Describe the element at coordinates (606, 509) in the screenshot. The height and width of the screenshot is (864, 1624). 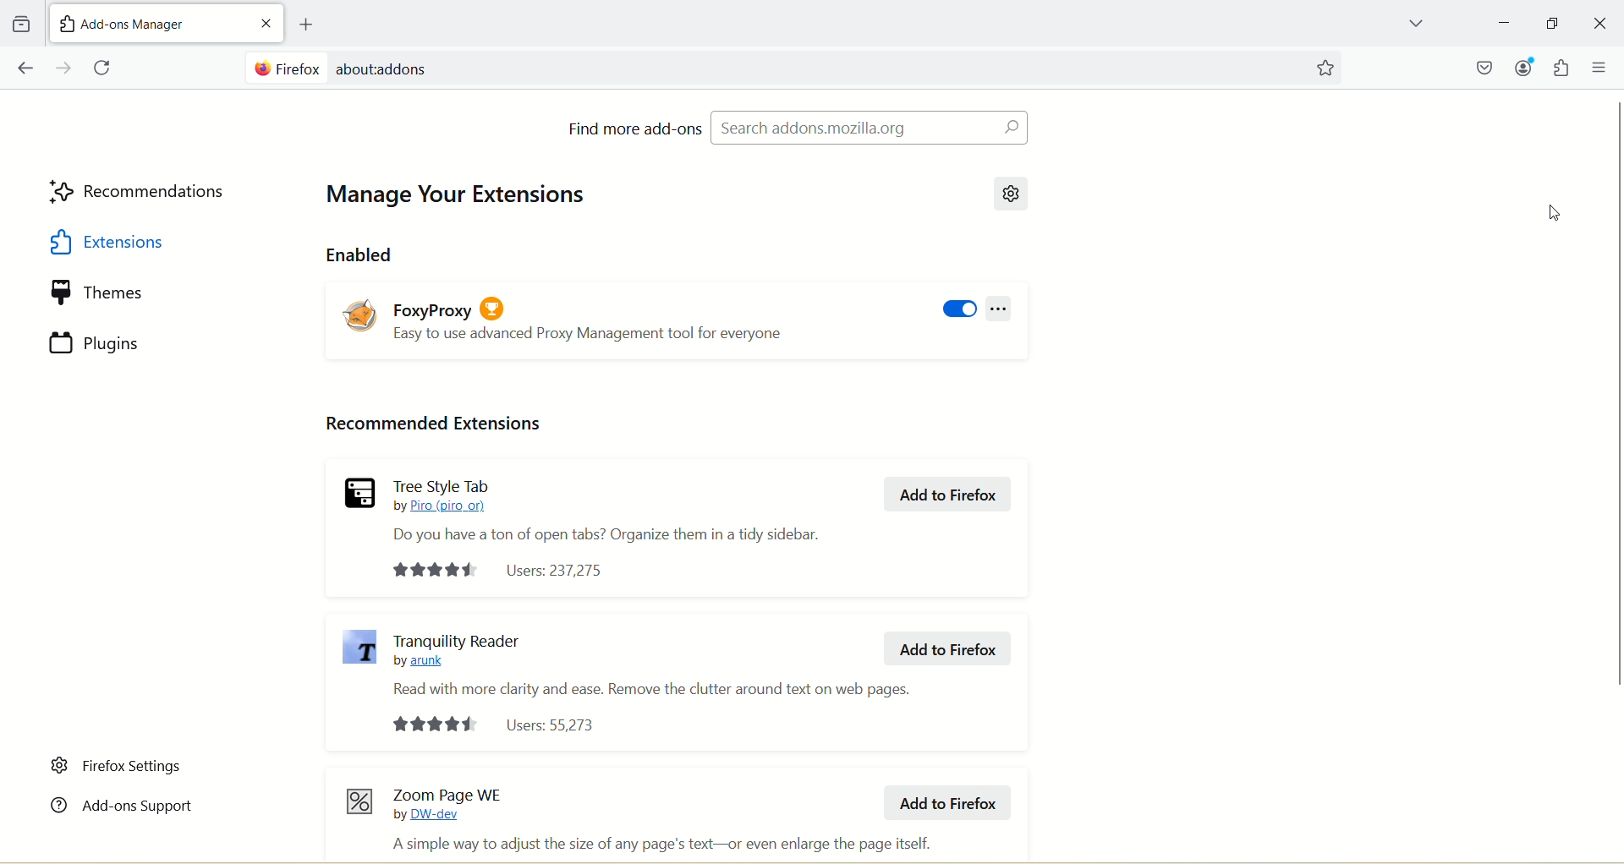
I see `Tree Style Tab
by Piro (piro_or)
Do you have a ton of open tabs? Organize them in a tidy sidebar.` at that location.